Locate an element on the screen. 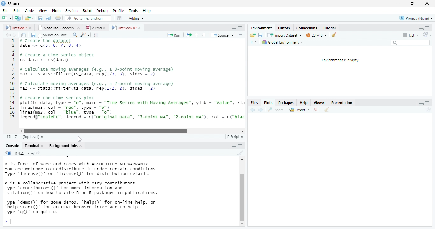 The width and height of the screenshot is (435, 229). code tool is located at coordinates (85, 35).